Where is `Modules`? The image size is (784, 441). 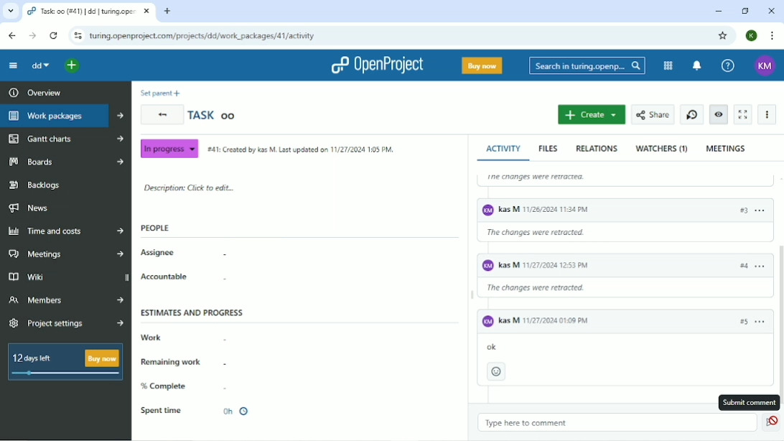 Modules is located at coordinates (668, 66).